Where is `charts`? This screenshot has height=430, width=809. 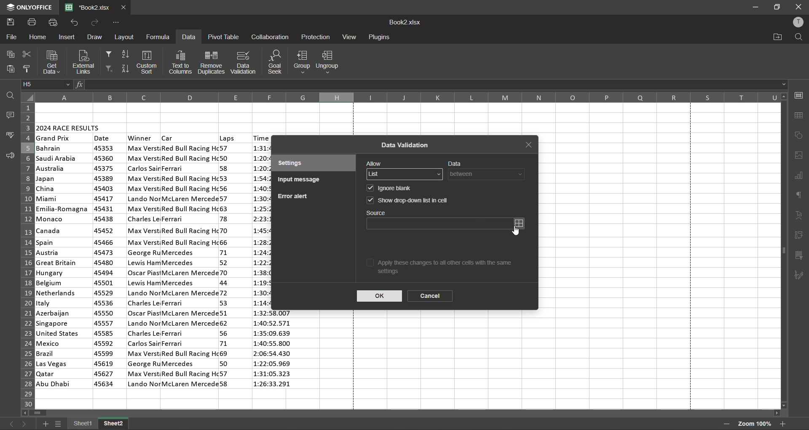 charts is located at coordinates (799, 177).